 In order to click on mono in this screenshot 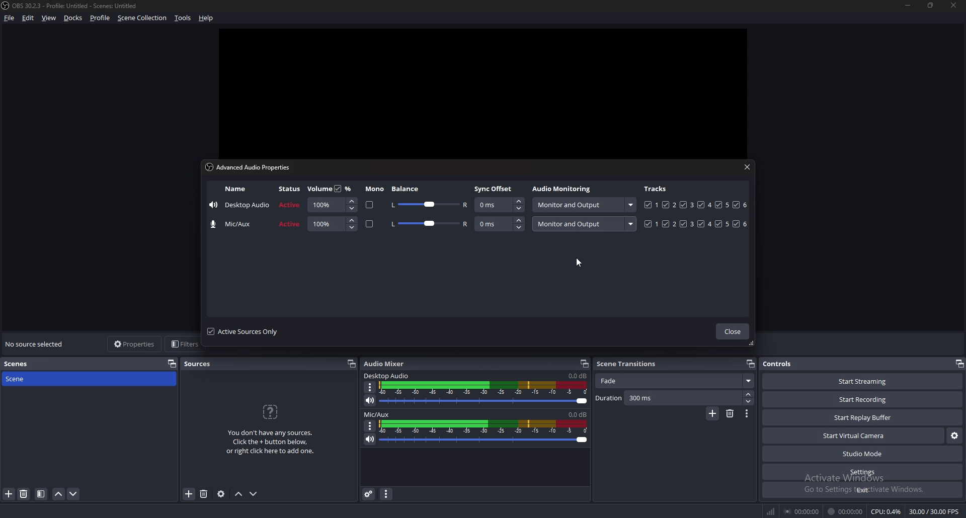, I will do `click(370, 224)`.